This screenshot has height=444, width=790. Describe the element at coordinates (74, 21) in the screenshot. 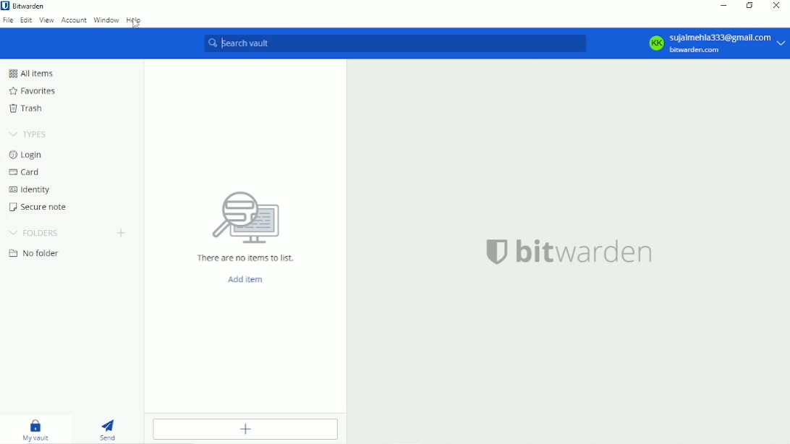

I see `Account` at that location.